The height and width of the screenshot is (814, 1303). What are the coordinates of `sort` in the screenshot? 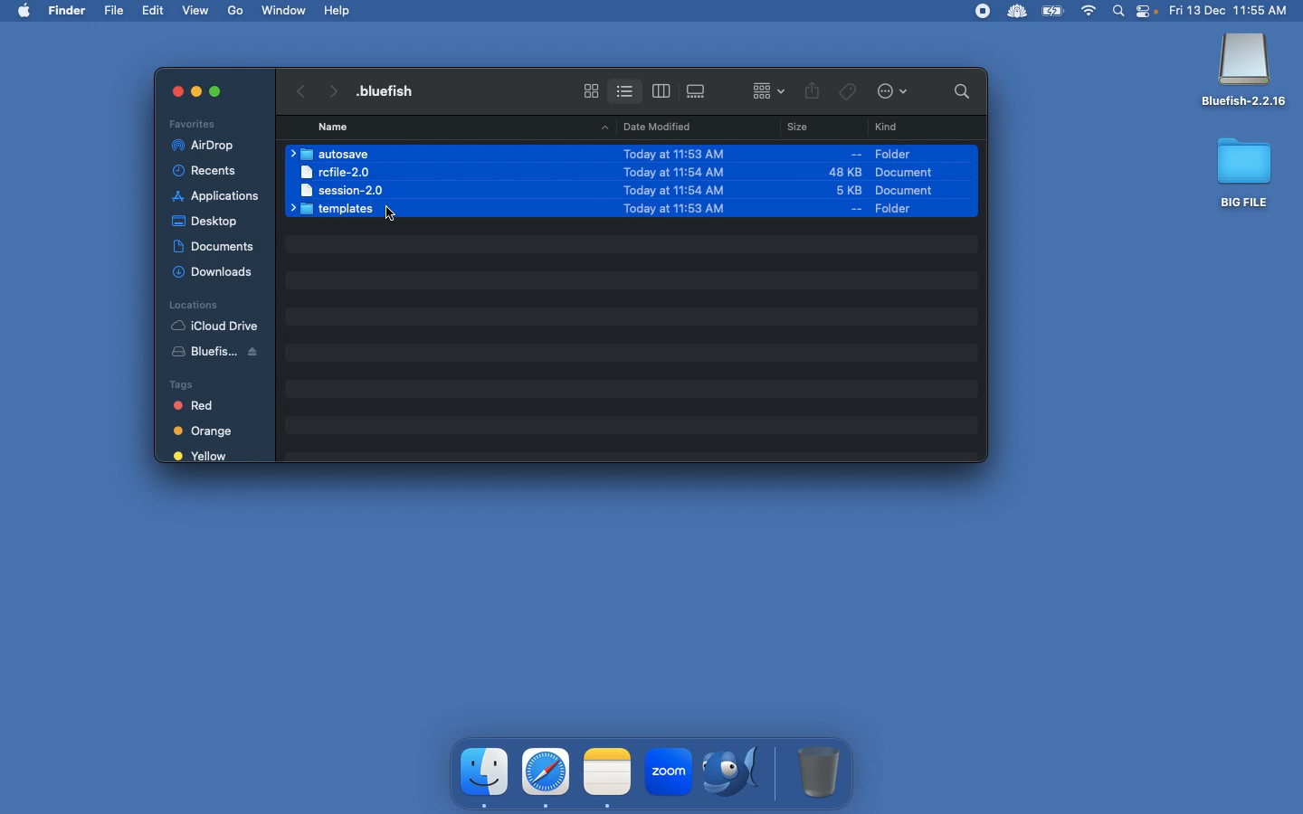 It's located at (768, 89).